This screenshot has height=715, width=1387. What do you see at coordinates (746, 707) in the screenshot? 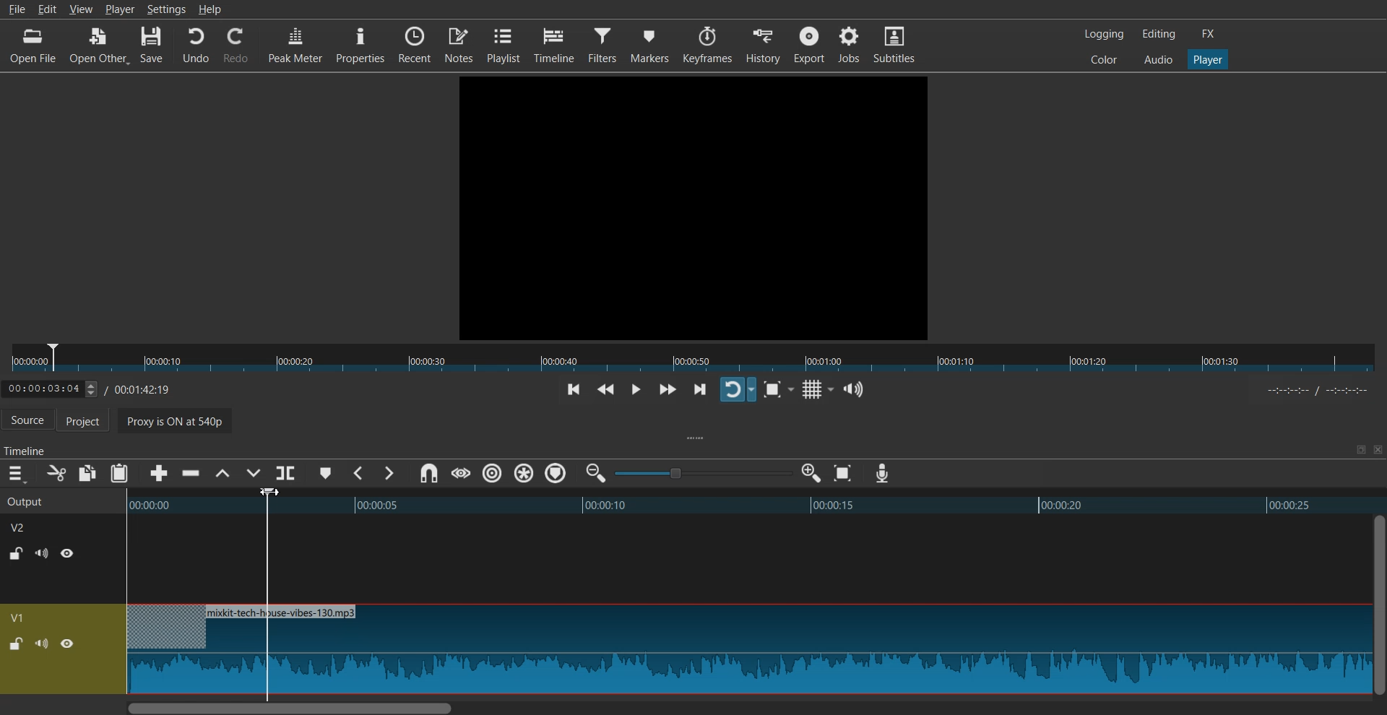
I see `Horizontal Scroll bar` at bounding box center [746, 707].